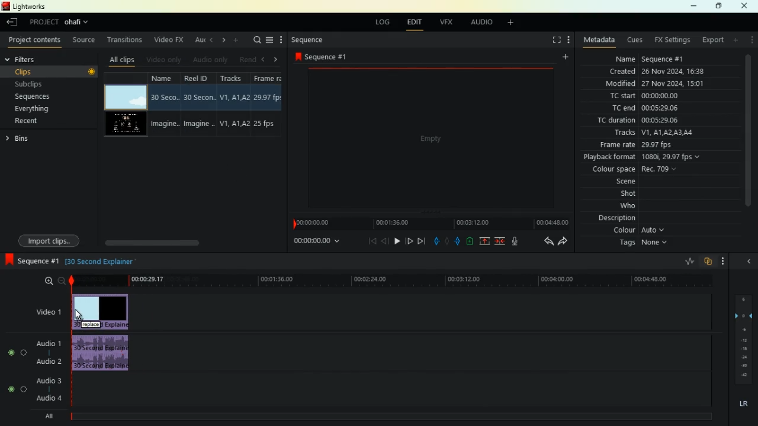 This screenshot has width=758, height=426. Describe the element at coordinates (659, 83) in the screenshot. I see `modified 27 Nov 2024, 15:01` at that location.